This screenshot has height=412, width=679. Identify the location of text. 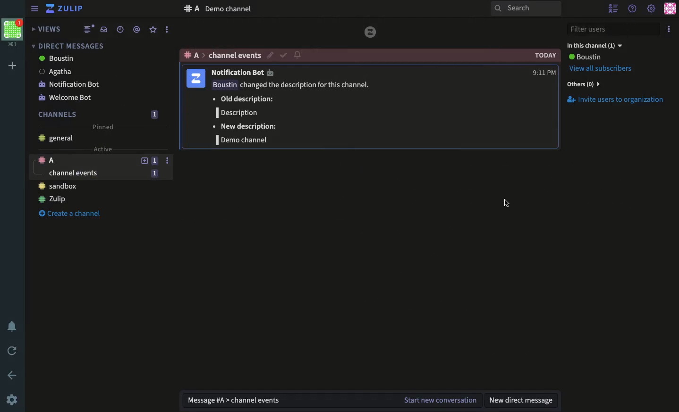
(294, 113).